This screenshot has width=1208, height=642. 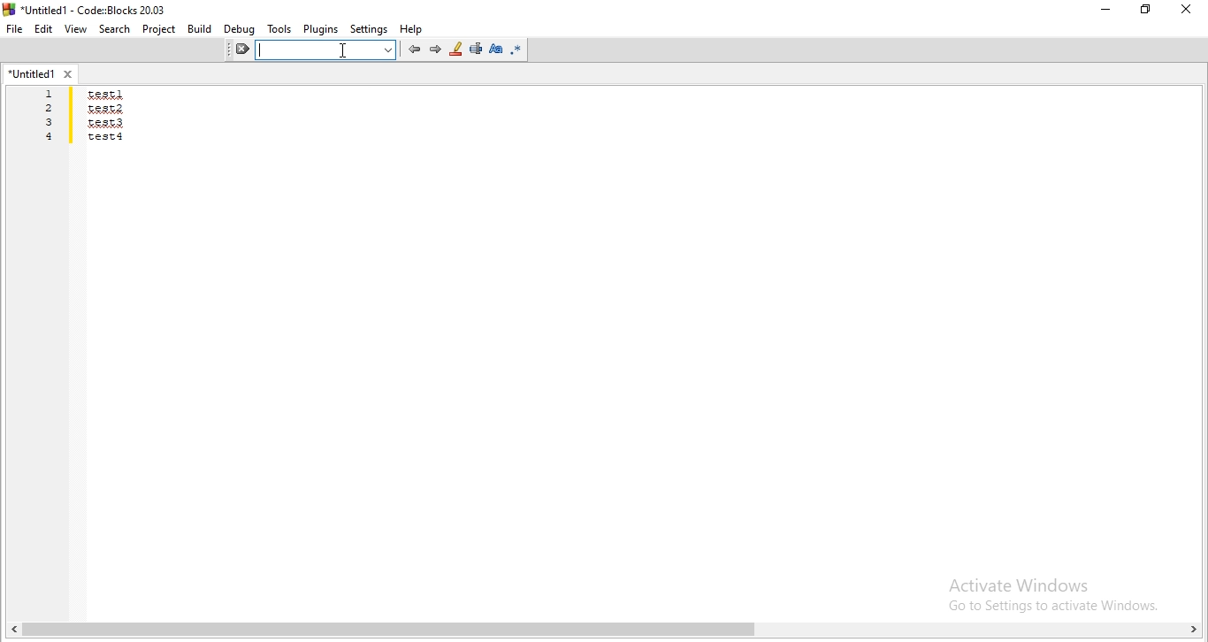 What do you see at coordinates (1145, 11) in the screenshot?
I see `Restore` at bounding box center [1145, 11].